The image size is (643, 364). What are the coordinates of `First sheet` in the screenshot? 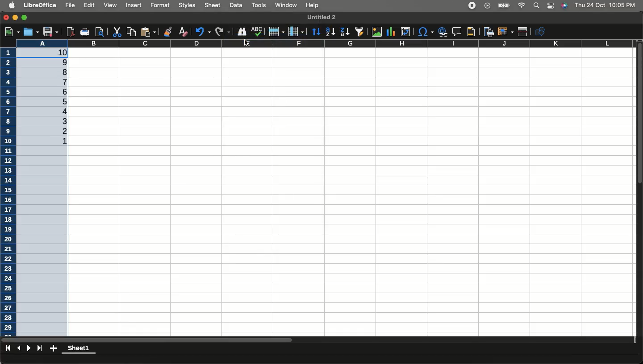 It's located at (7, 349).